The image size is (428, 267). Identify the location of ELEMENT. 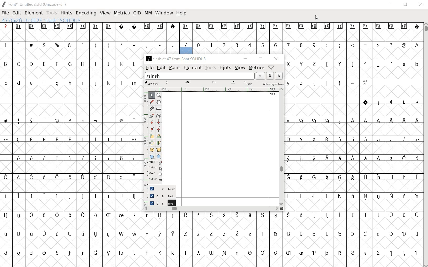
(34, 13).